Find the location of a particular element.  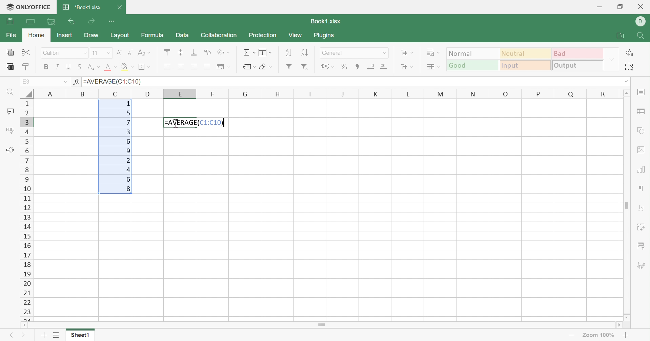

Increase decimals is located at coordinates (388, 66).